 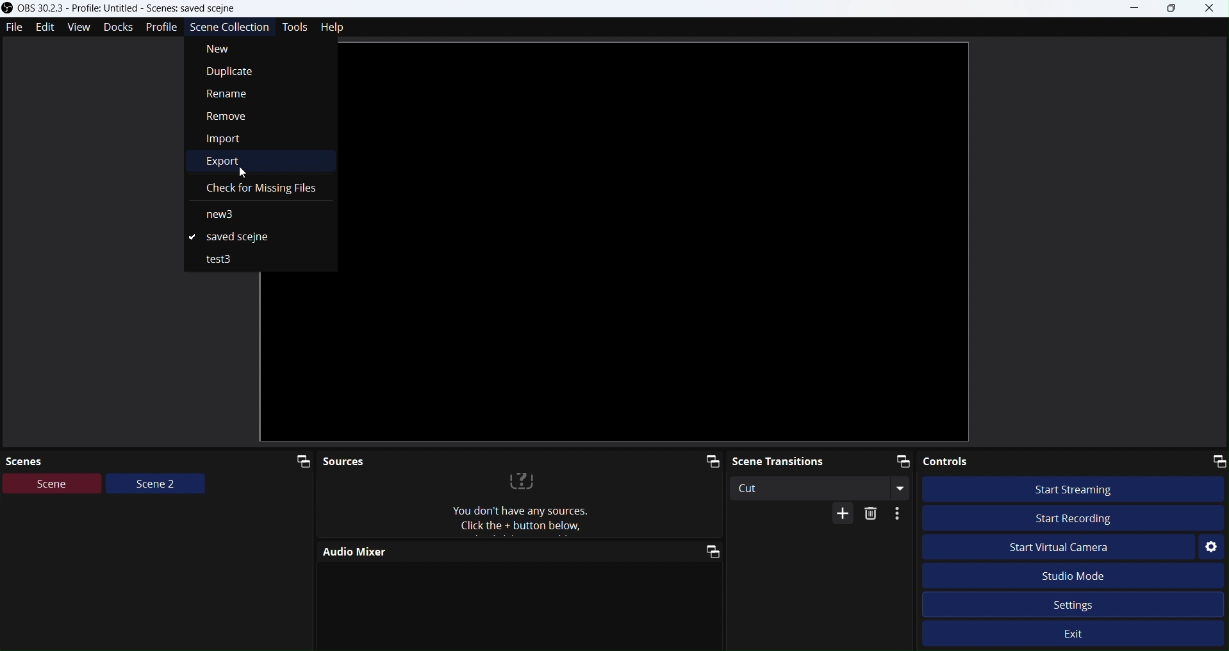 I want to click on Docks, so click(x=118, y=28).